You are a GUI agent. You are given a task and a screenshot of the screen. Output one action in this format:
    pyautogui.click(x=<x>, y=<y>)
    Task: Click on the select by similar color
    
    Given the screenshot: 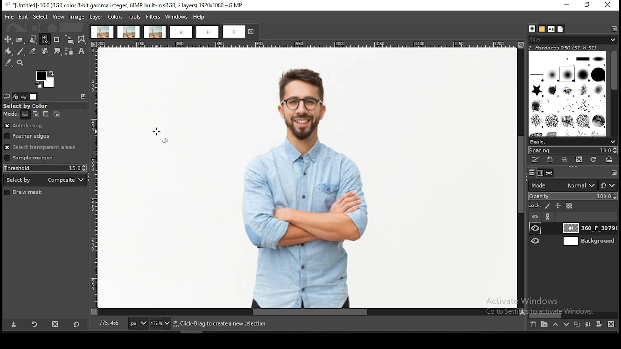 What is the action you would take?
    pyautogui.click(x=45, y=39)
    